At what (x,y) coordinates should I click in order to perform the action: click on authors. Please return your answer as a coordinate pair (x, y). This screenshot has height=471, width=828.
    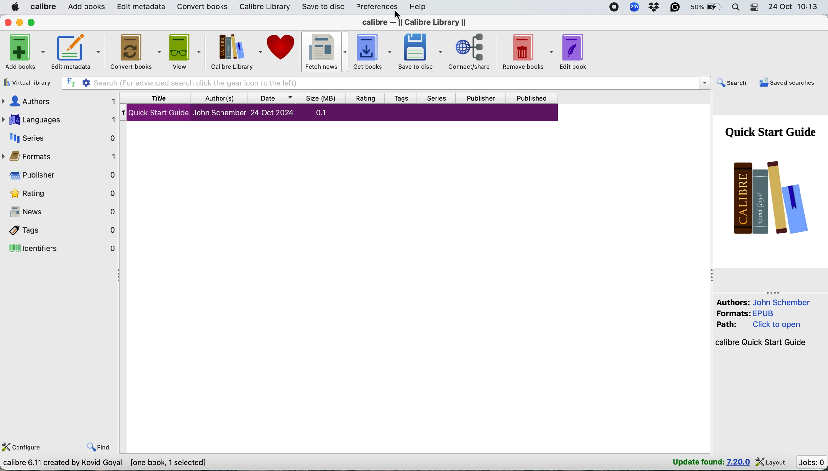
    Looking at the image, I should click on (59, 101).